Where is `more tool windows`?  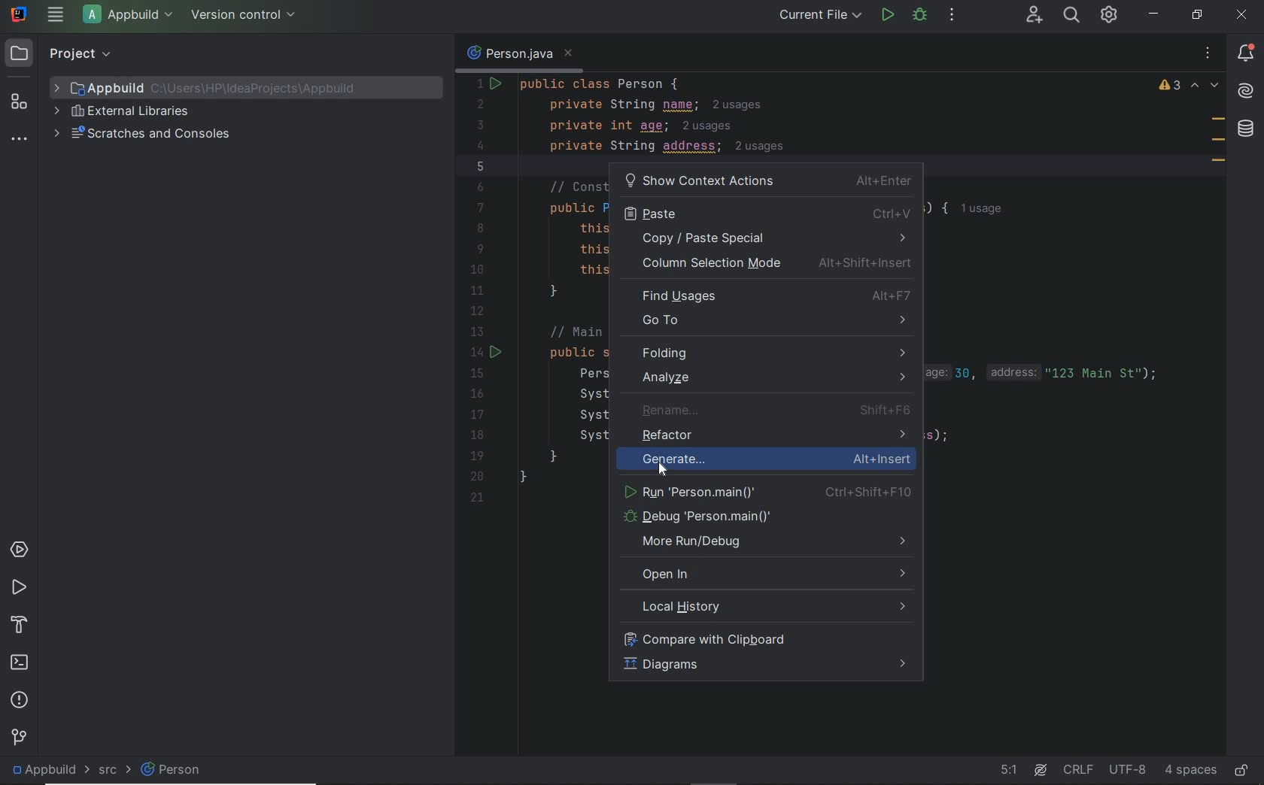
more tool windows is located at coordinates (18, 141).